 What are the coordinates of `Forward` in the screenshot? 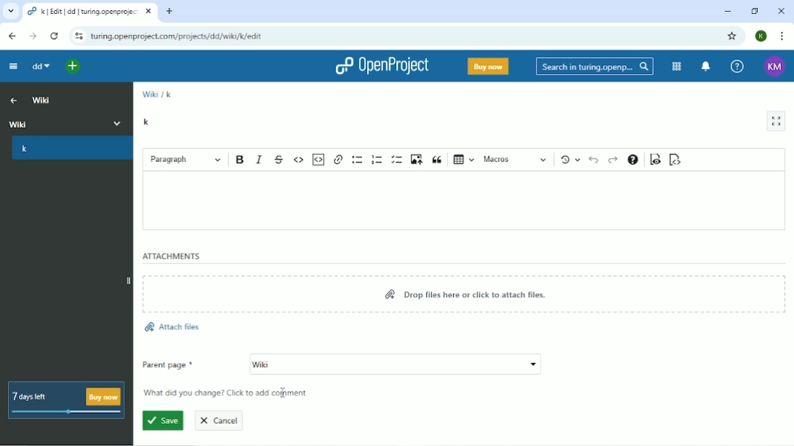 It's located at (33, 36).